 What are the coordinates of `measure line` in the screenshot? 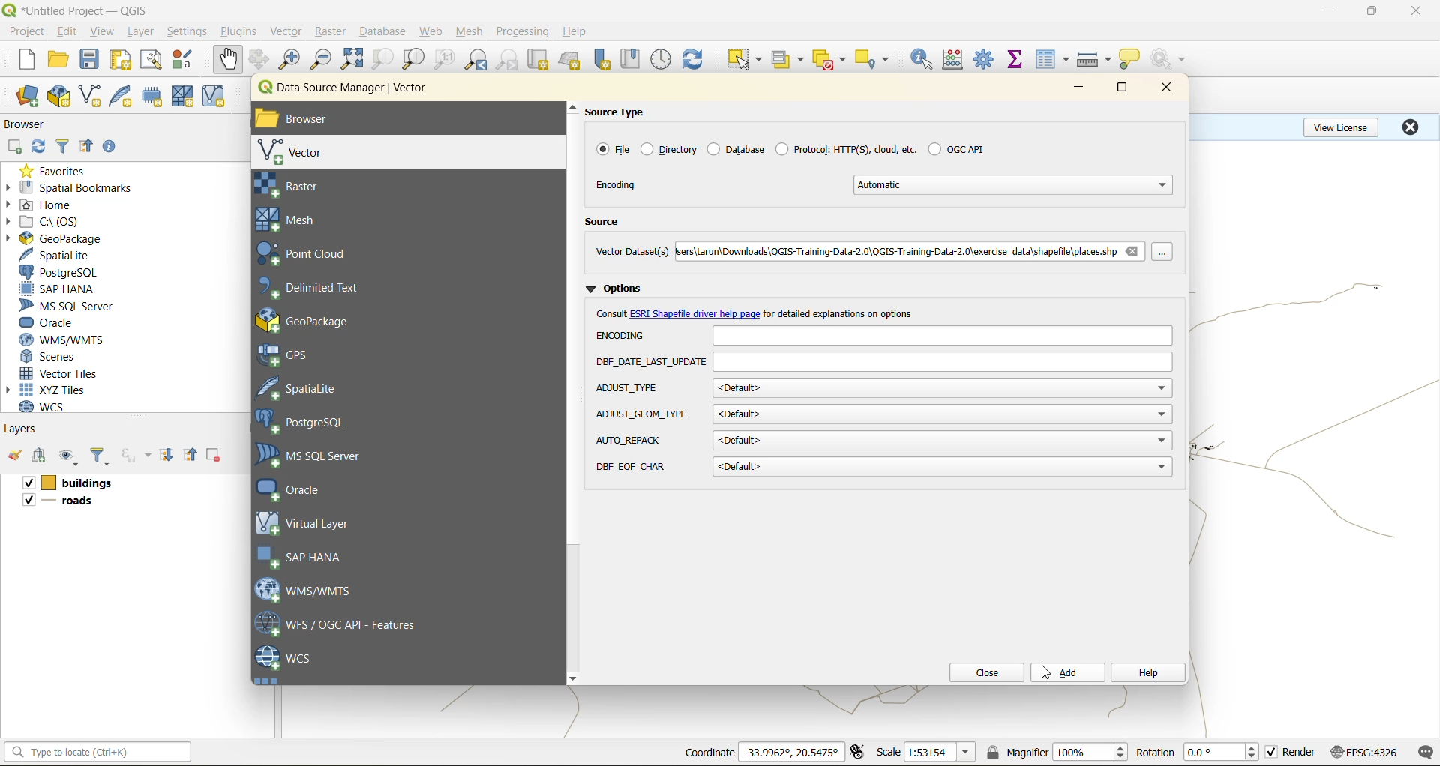 It's located at (1096, 60).